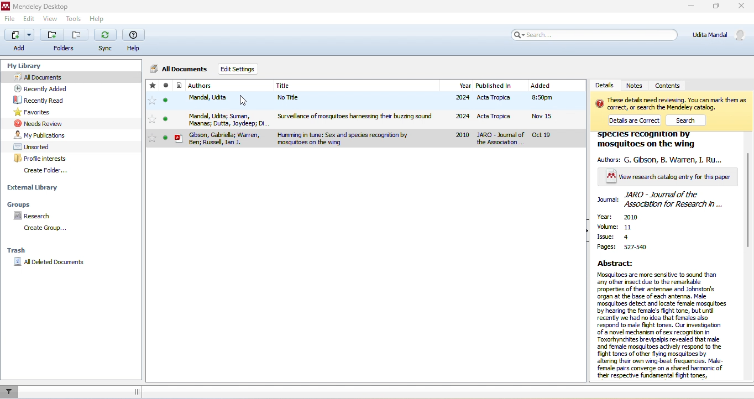  I want to click on search bar, so click(594, 34).